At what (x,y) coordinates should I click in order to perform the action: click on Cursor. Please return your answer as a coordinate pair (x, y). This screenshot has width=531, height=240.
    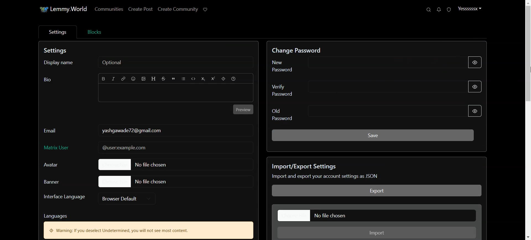
    Looking at the image, I should click on (528, 68).